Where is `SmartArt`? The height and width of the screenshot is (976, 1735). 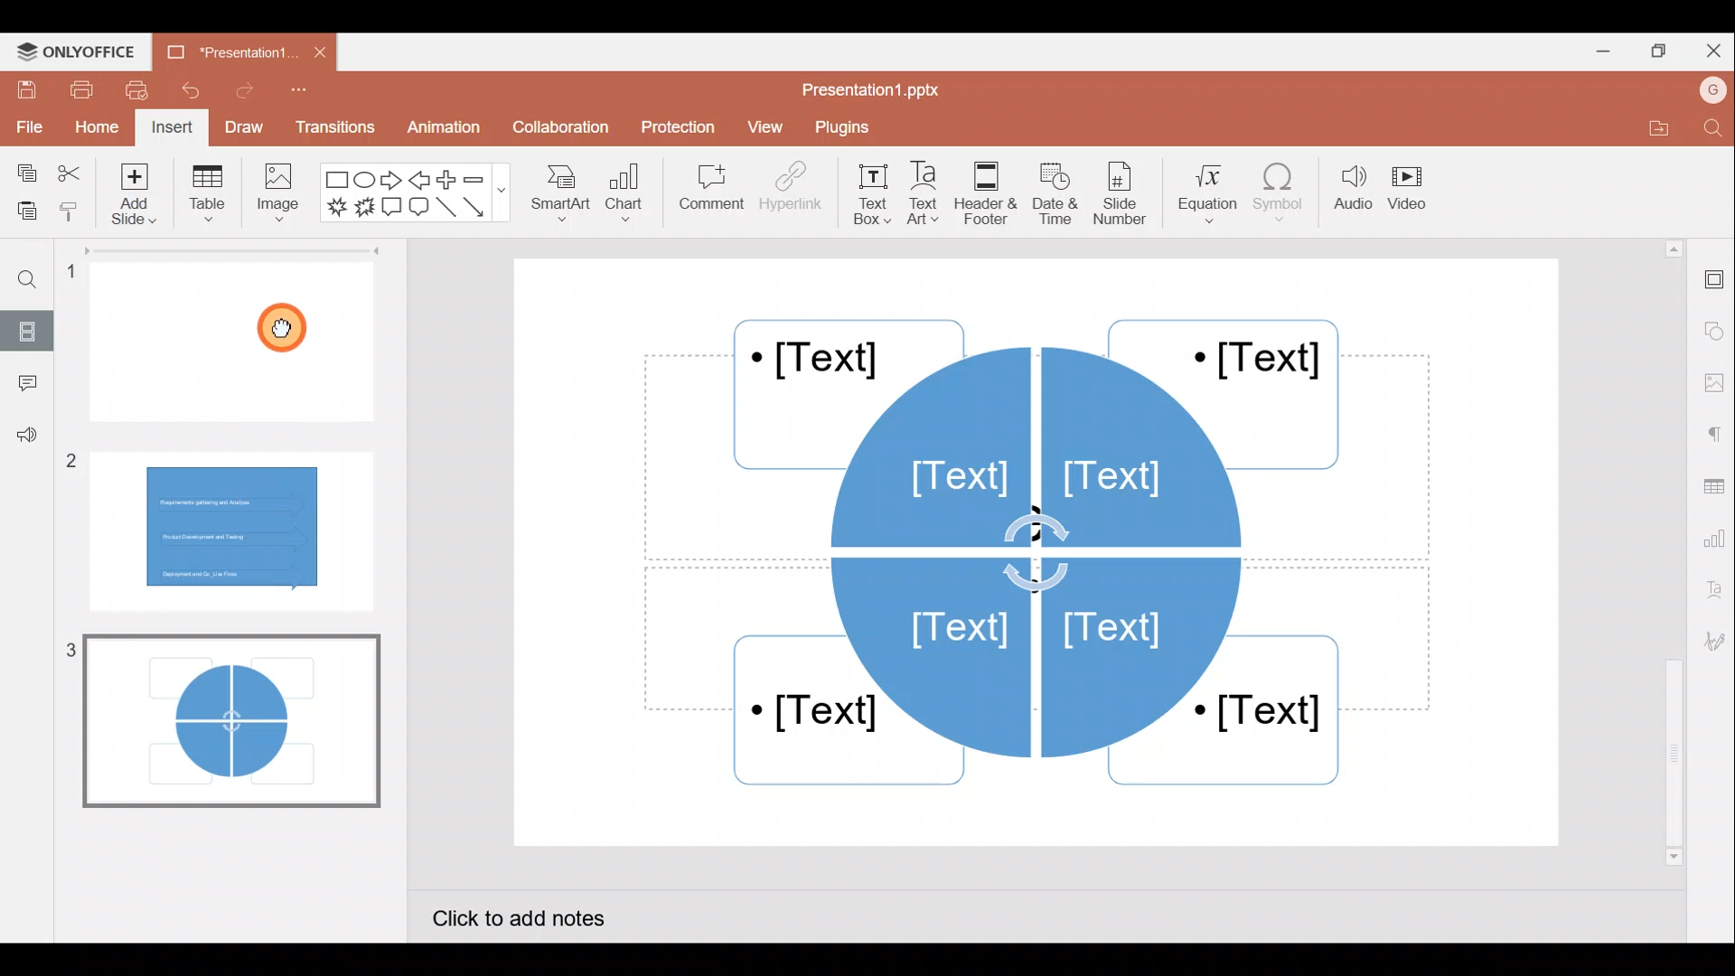 SmartArt is located at coordinates (560, 200).